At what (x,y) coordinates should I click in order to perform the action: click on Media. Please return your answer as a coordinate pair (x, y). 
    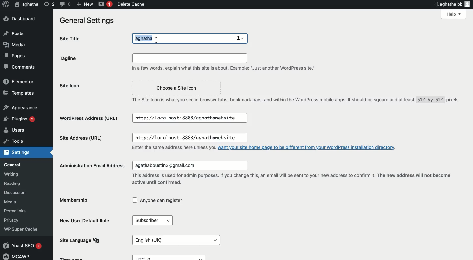
    Looking at the image, I should click on (11, 202).